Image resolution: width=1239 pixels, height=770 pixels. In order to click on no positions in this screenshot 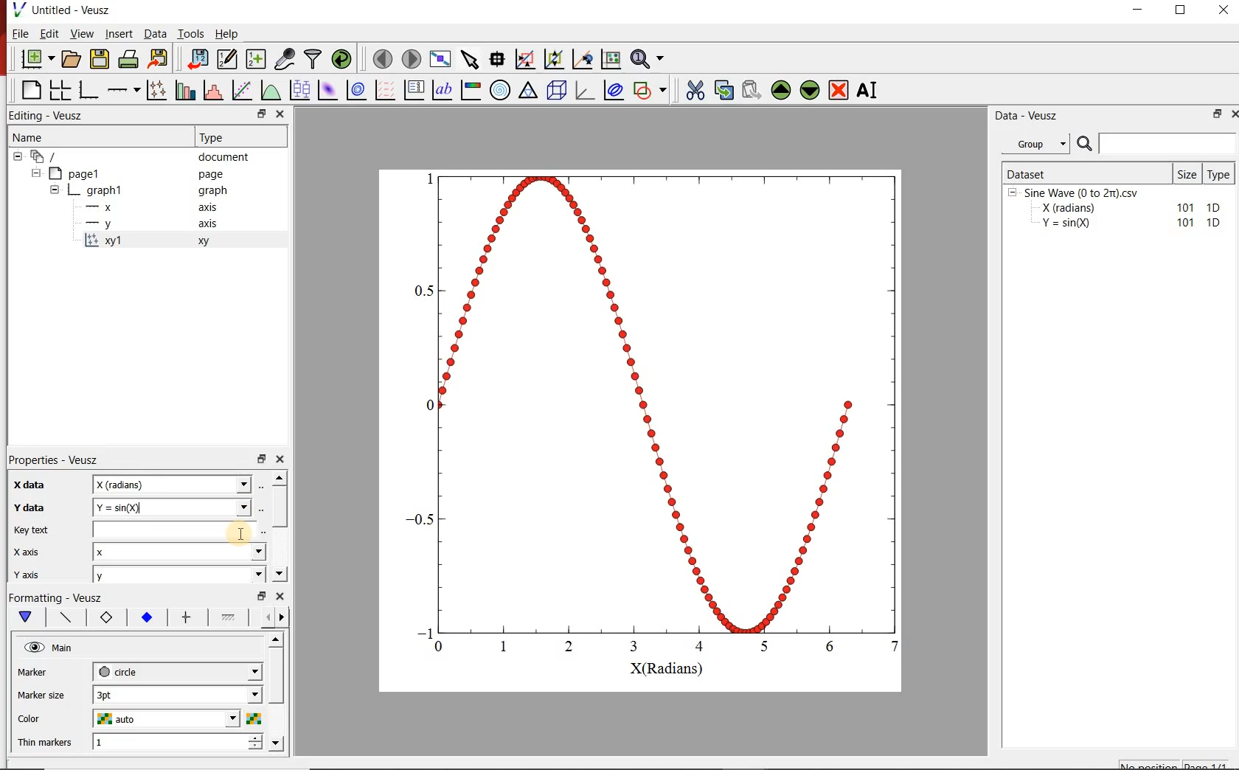, I will do `click(1175, 763)`.